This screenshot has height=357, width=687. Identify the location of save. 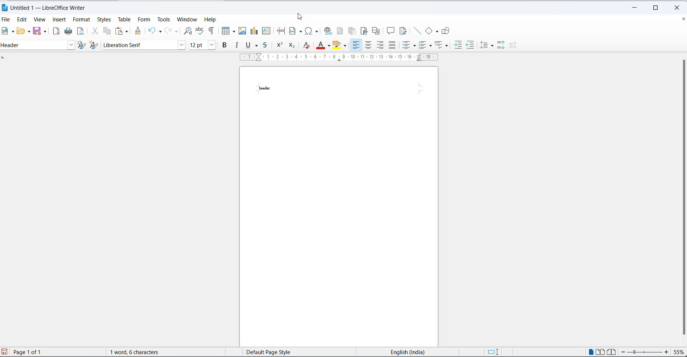
(36, 31).